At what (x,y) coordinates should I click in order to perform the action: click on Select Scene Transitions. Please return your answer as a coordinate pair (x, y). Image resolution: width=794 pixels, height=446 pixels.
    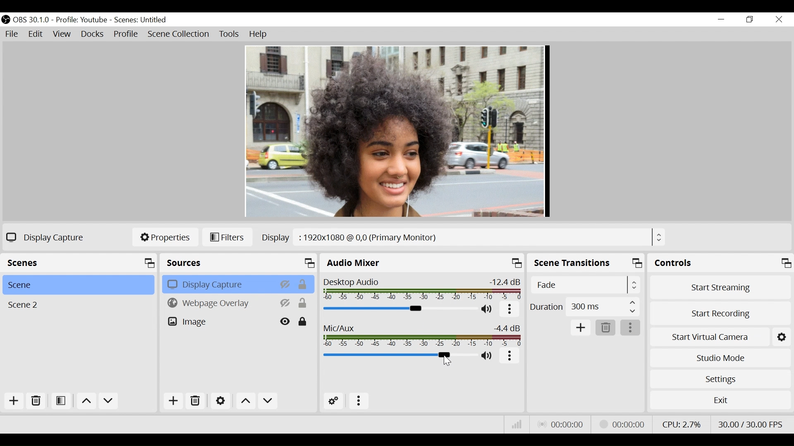
    Looking at the image, I should click on (585, 285).